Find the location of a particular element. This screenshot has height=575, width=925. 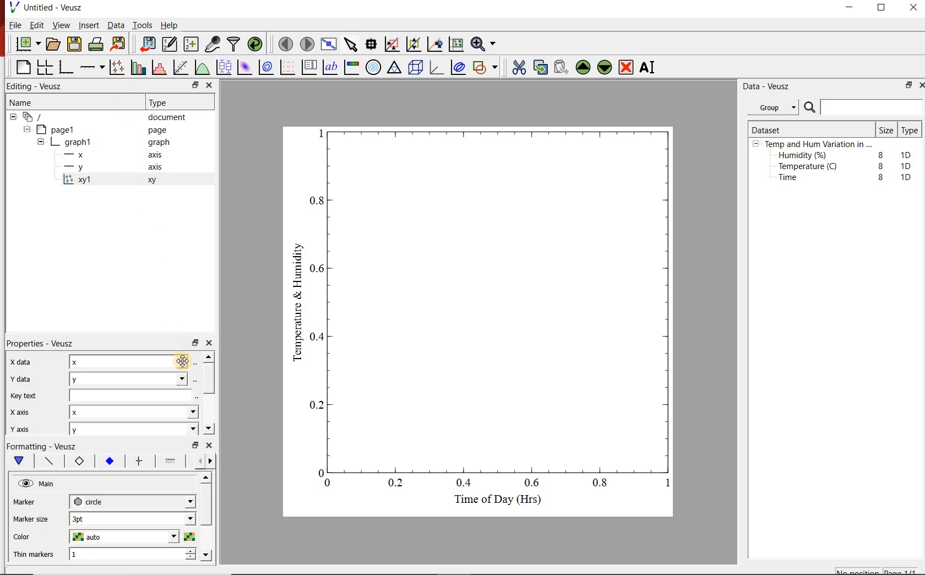

plot line is located at coordinates (50, 462).